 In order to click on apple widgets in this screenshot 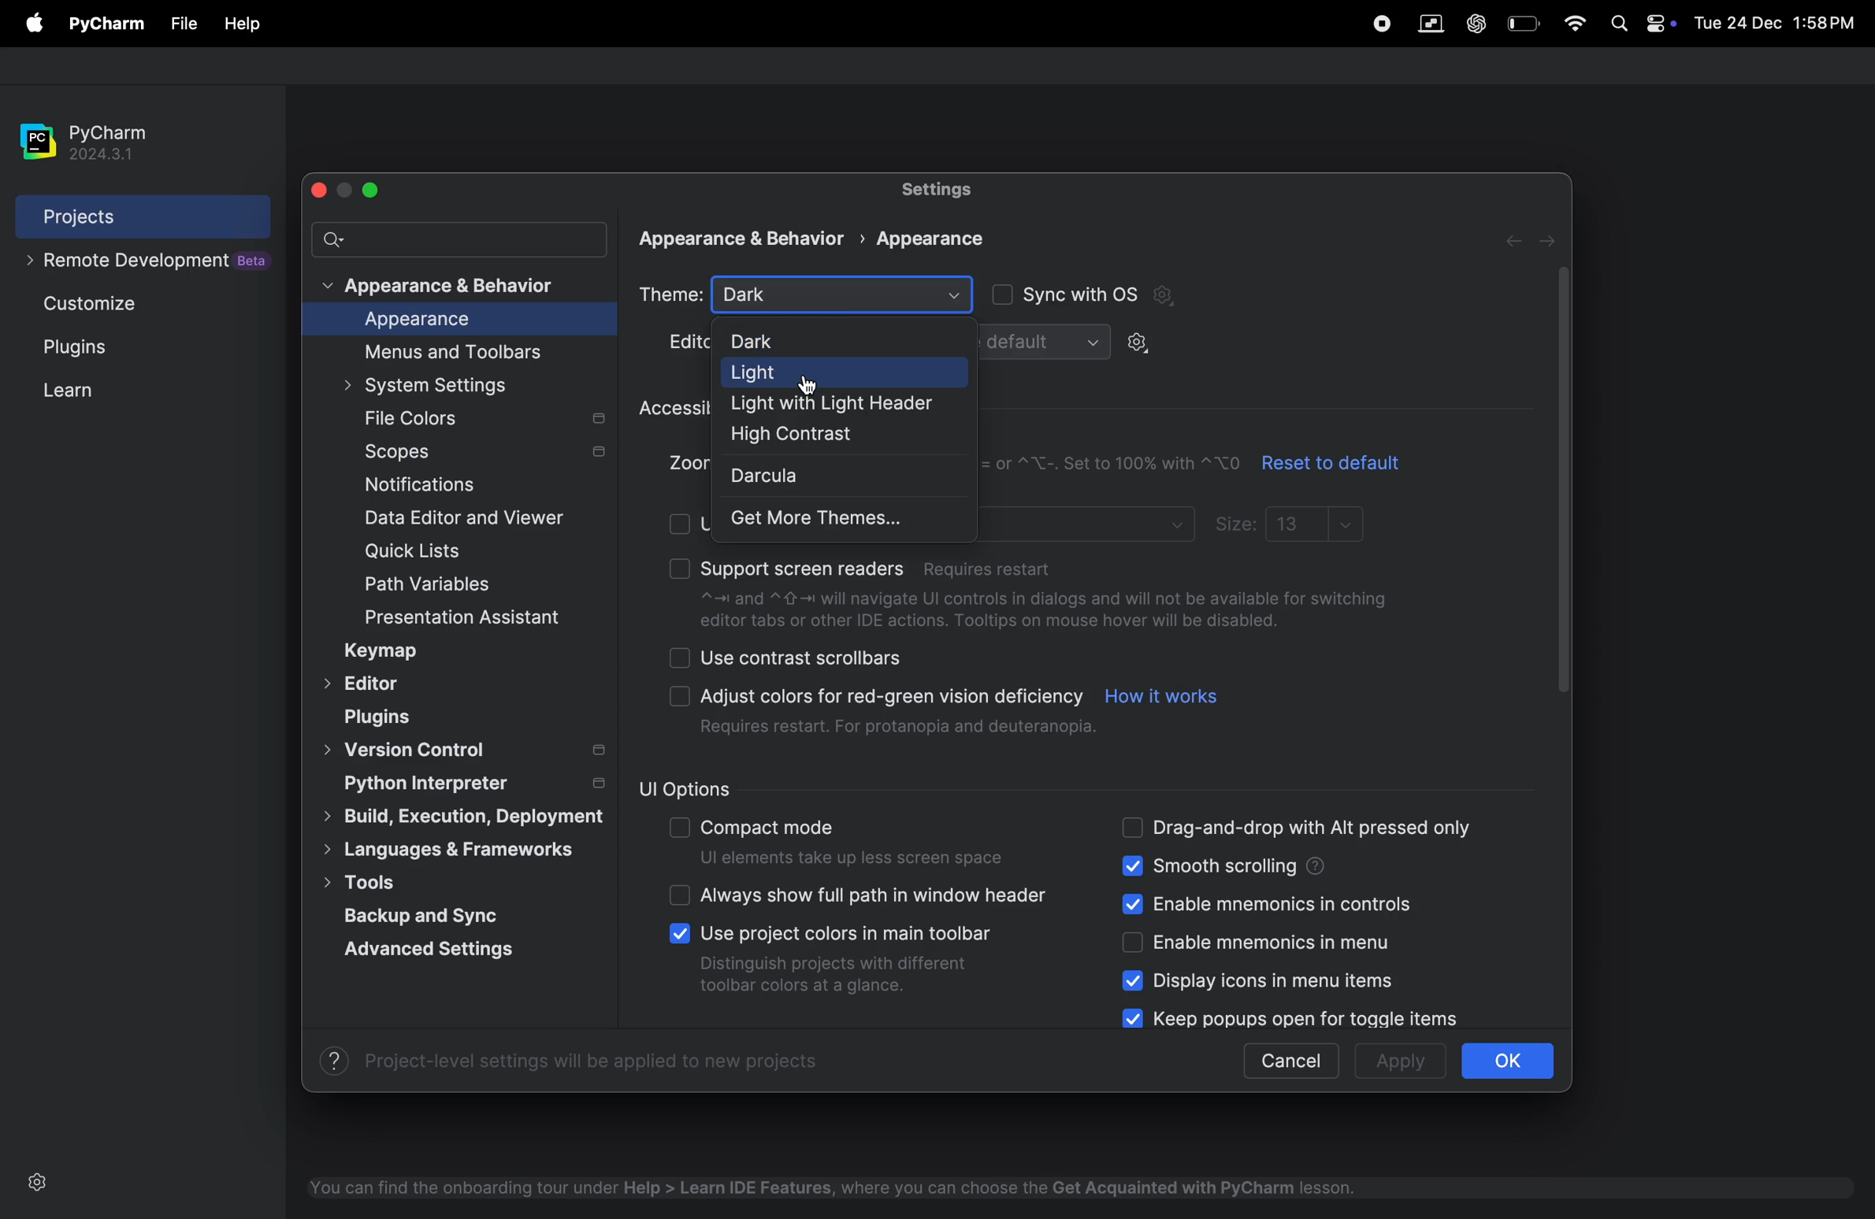, I will do `click(1640, 27)`.